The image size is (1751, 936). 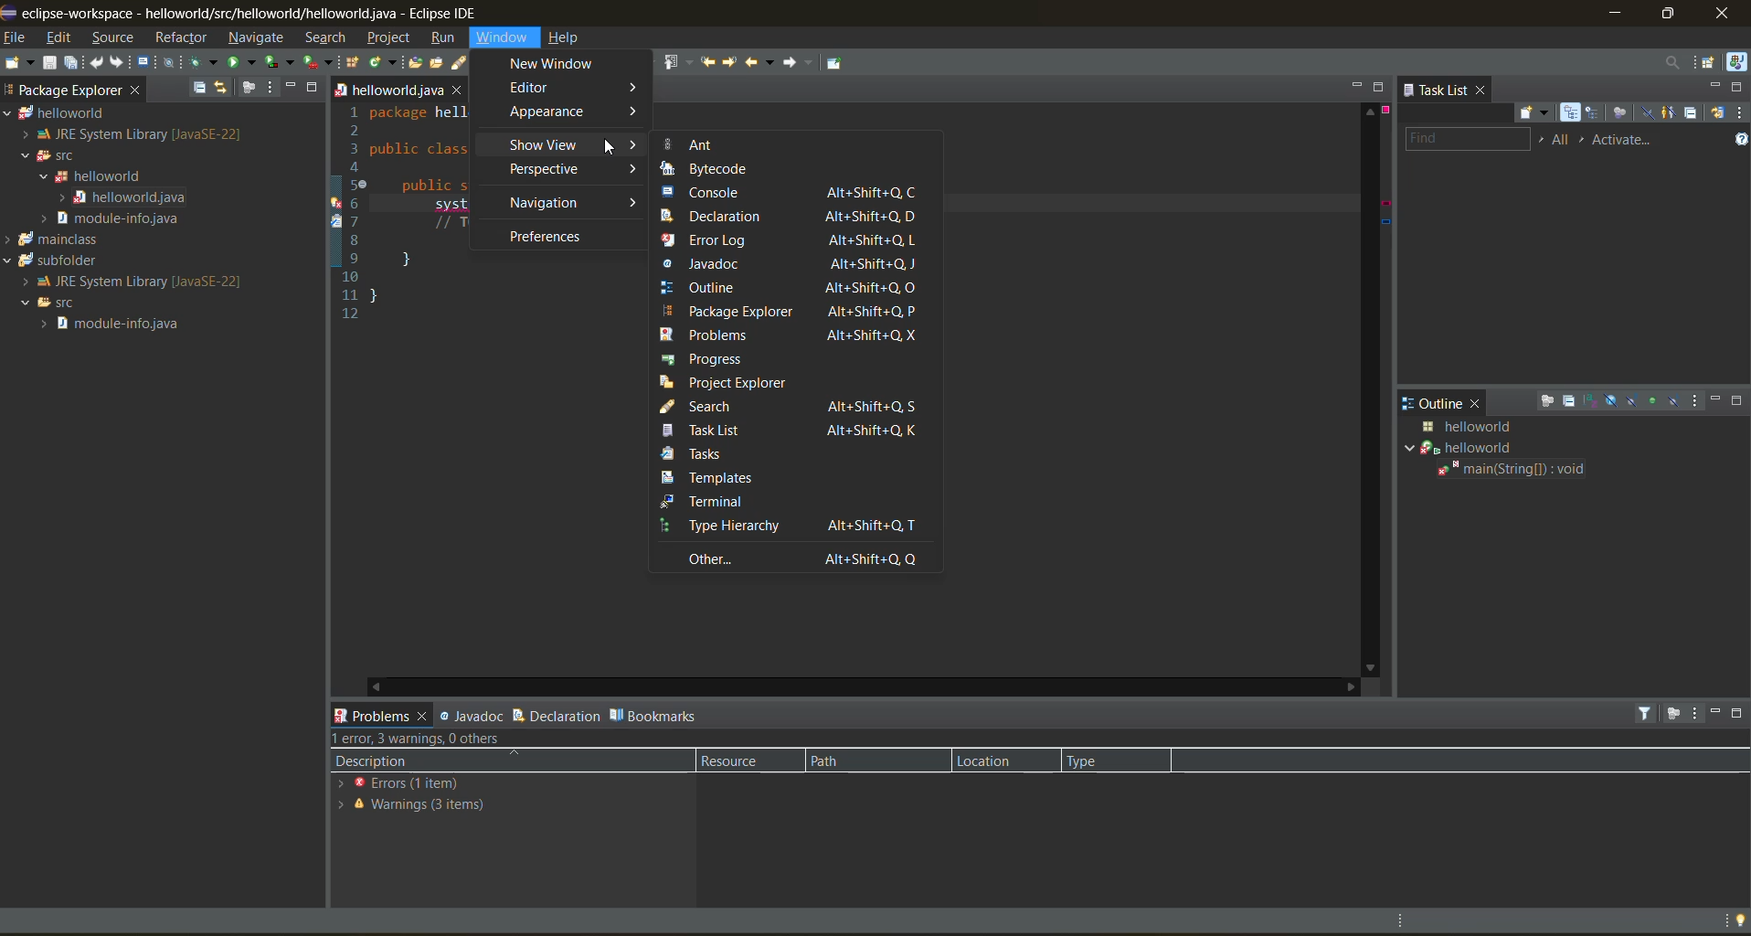 What do you see at coordinates (642, 63) in the screenshot?
I see `next annotation` at bounding box center [642, 63].